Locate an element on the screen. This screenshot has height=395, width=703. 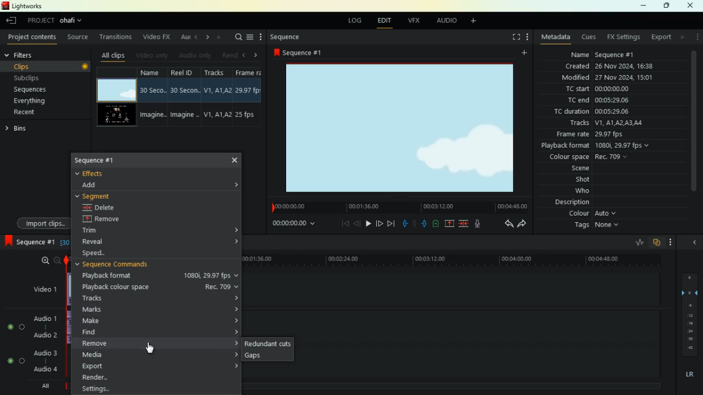
source is located at coordinates (79, 37).